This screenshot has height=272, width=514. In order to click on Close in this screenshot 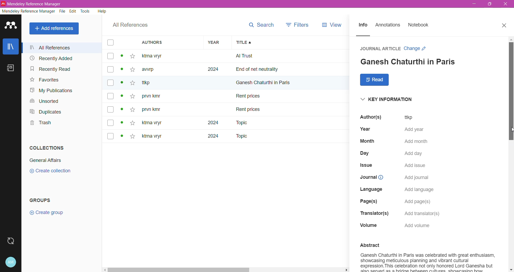, I will do `click(504, 26)`.